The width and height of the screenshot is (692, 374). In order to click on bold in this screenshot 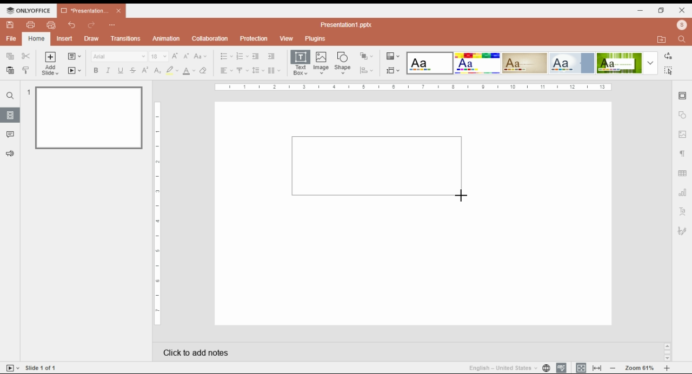, I will do `click(96, 70)`.